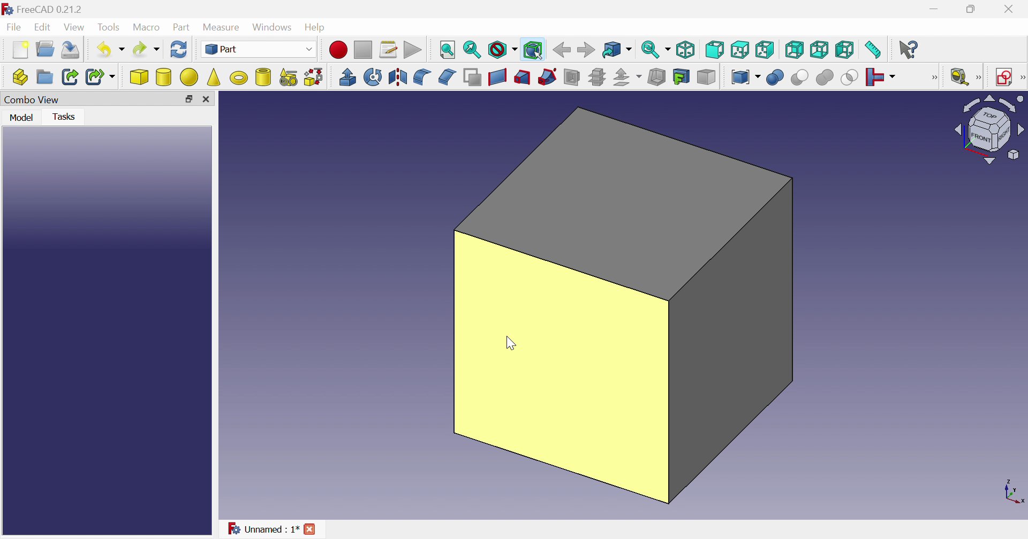 The image size is (1028, 539). What do you see at coordinates (497, 77) in the screenshot?
I see `Create rules surface` at bounding box center [497, 77].